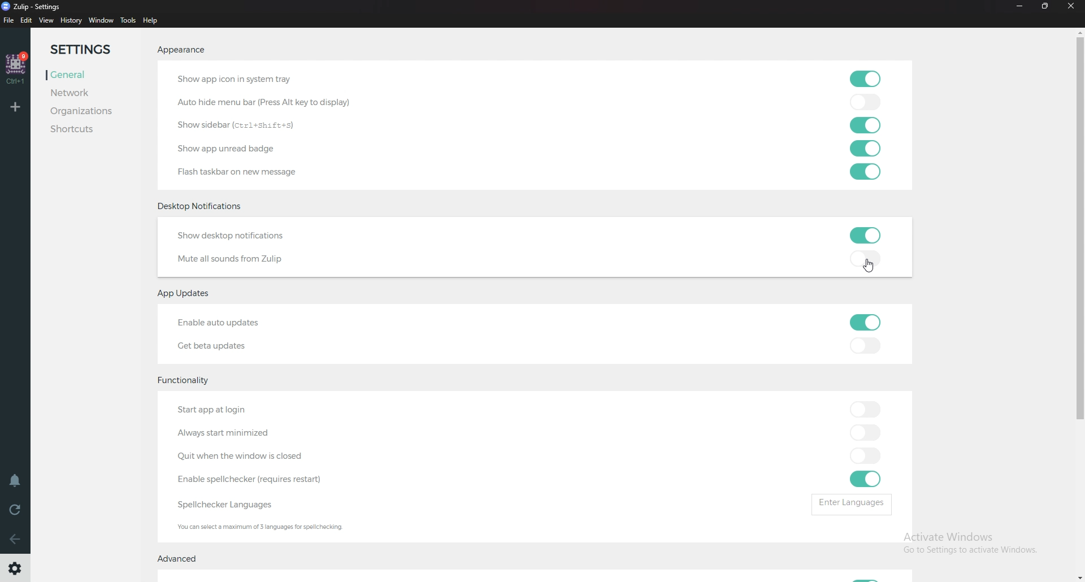  Describe the element at coordinates (236, 127) in the screenshot. I see `Show sidebar` at that location.